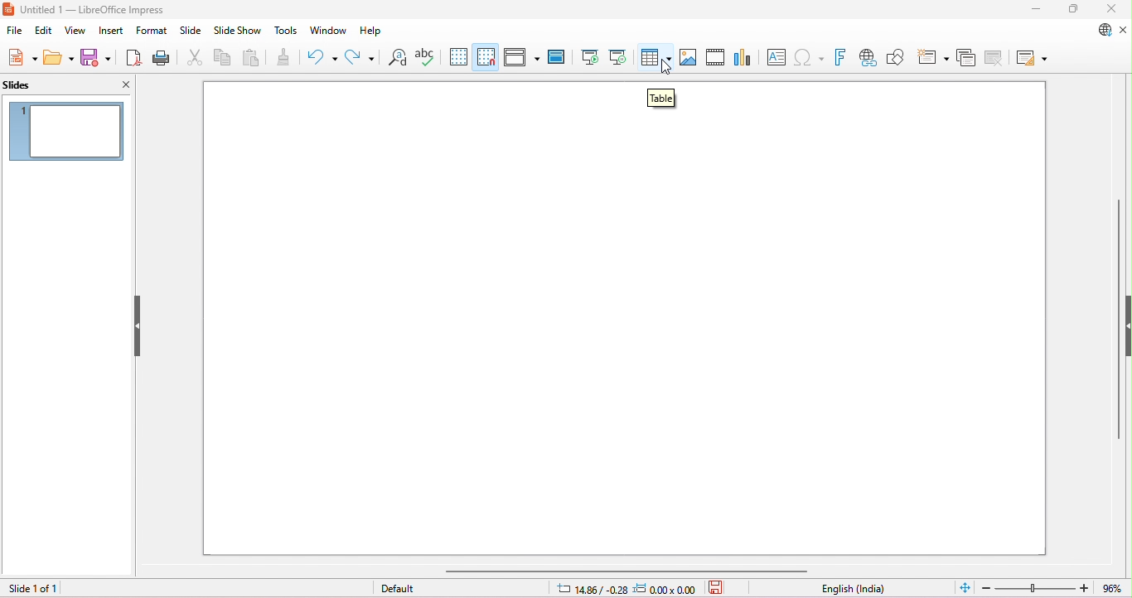 The image size is (1132, 598). Describe the element at coordinates (689, 58) in the screenshot. I see `insert image` at that location.